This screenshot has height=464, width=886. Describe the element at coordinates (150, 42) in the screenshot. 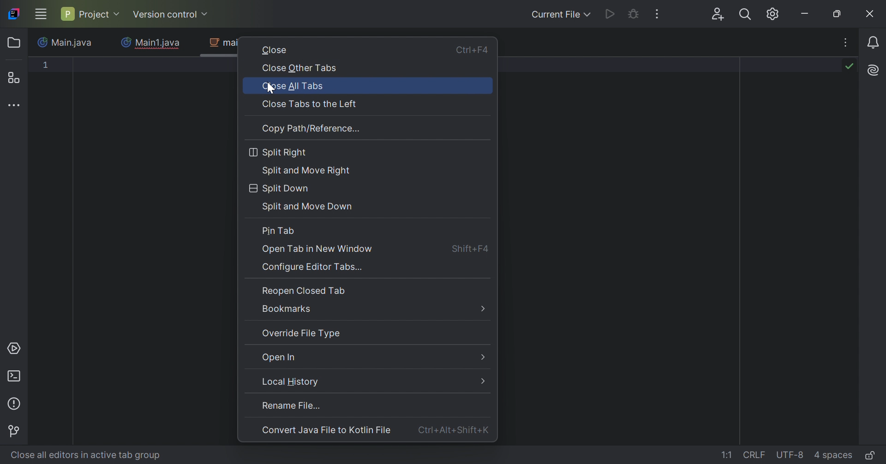

I see `Main1.java` at that location.